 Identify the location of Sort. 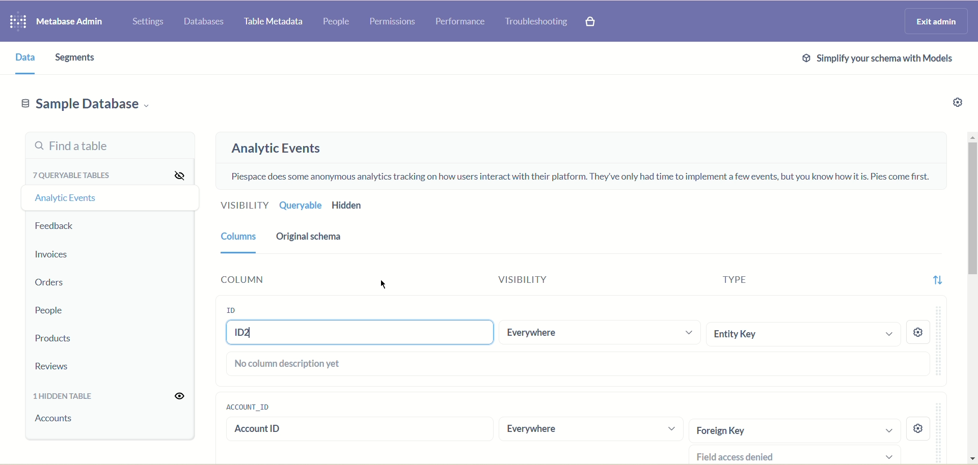
(939, 278).